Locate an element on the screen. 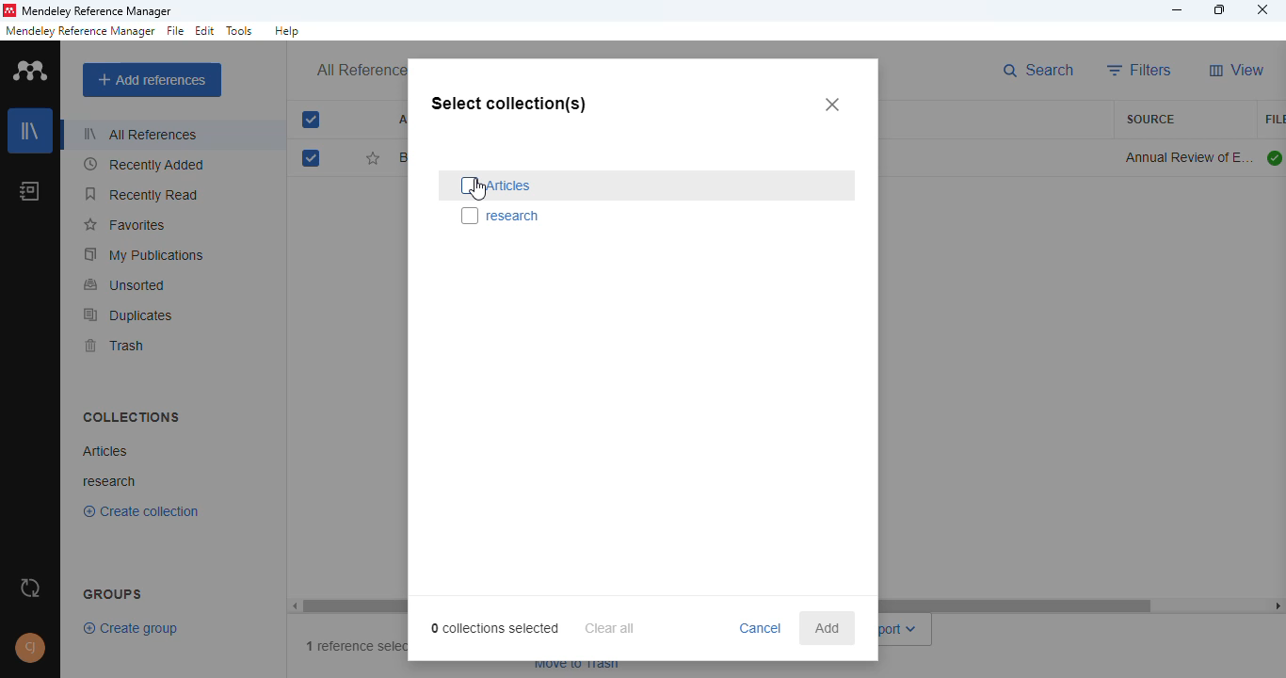  close is located at coordinates (1263, 9).